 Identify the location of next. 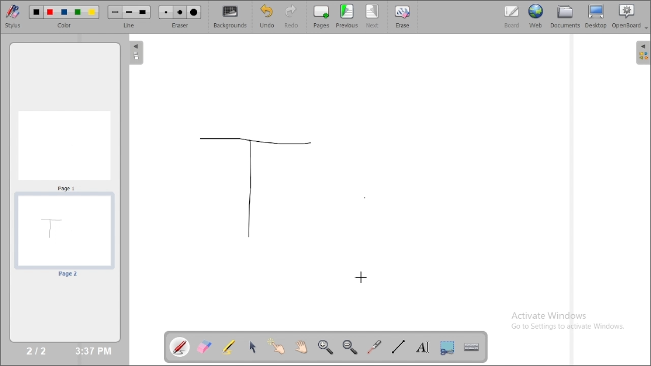
(373, 16).